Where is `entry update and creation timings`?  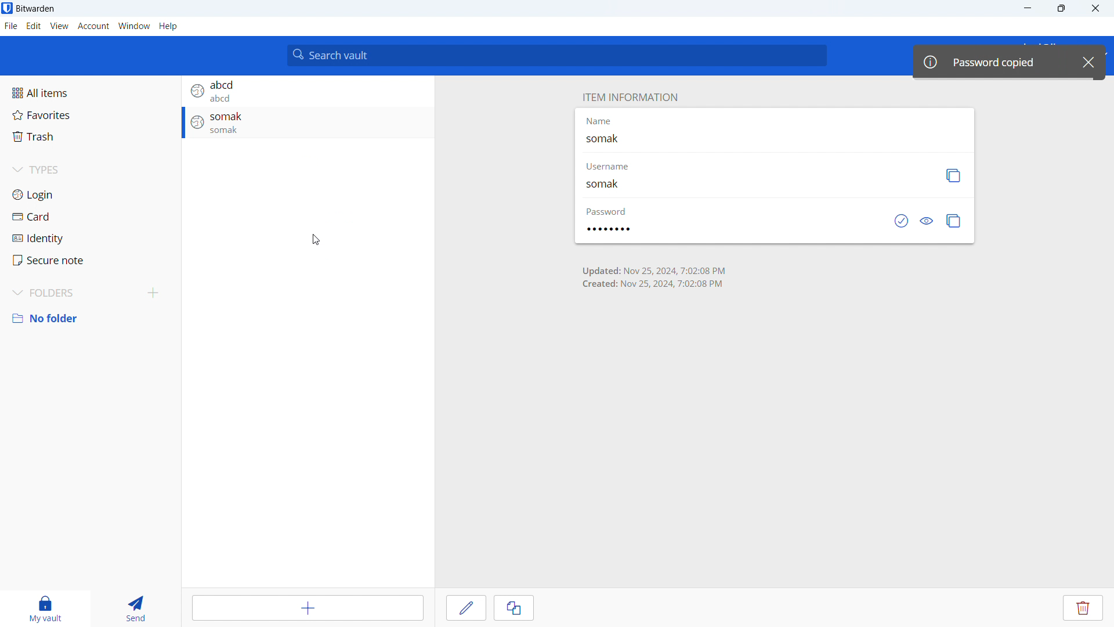
entry update and creation timings is located at coordinates (654, 278).